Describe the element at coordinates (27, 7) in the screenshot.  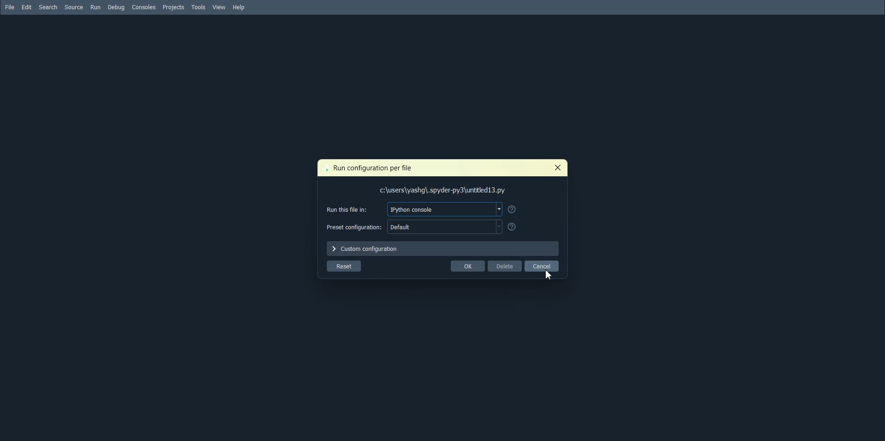
I see `Edit` at that location.